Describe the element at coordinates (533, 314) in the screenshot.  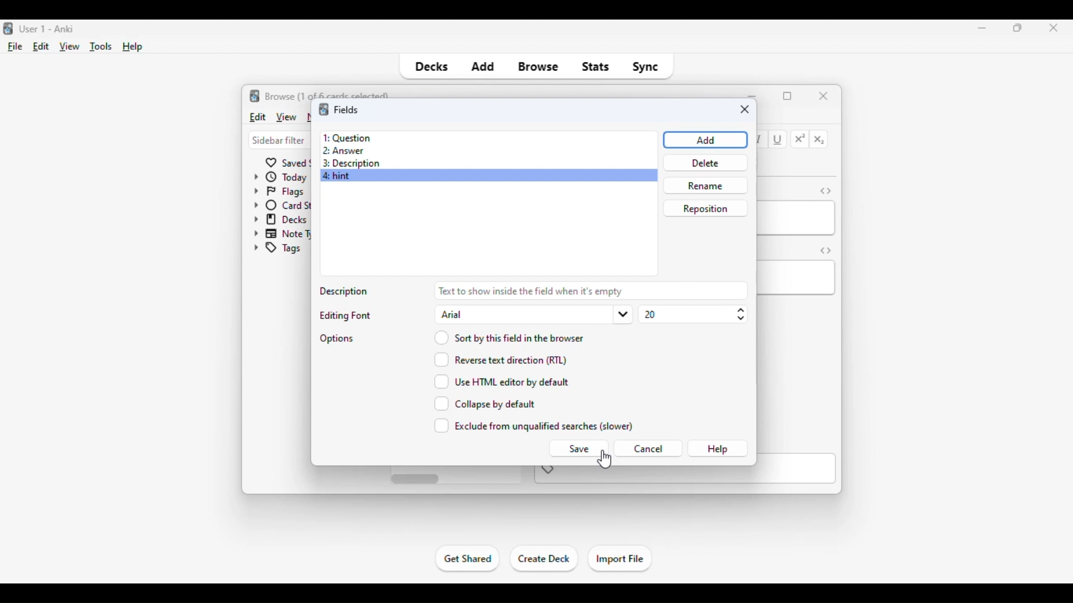
I see `arial` at that location.